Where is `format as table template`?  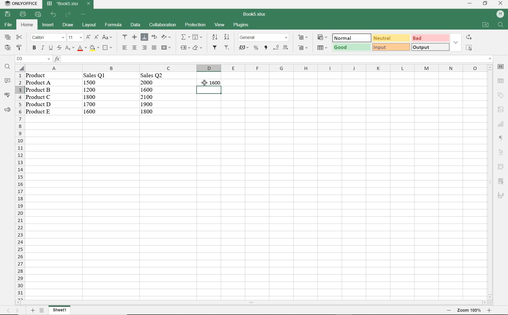 format as table template is located at coordinates (321, 48).